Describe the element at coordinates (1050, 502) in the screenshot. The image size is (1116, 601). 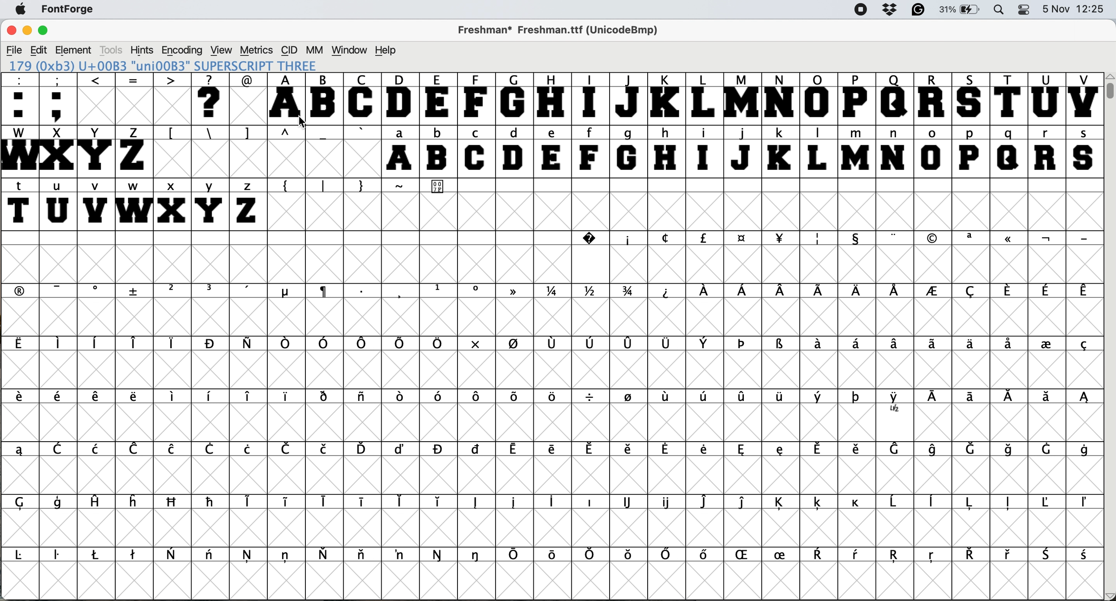
I see `symbol` at that location.